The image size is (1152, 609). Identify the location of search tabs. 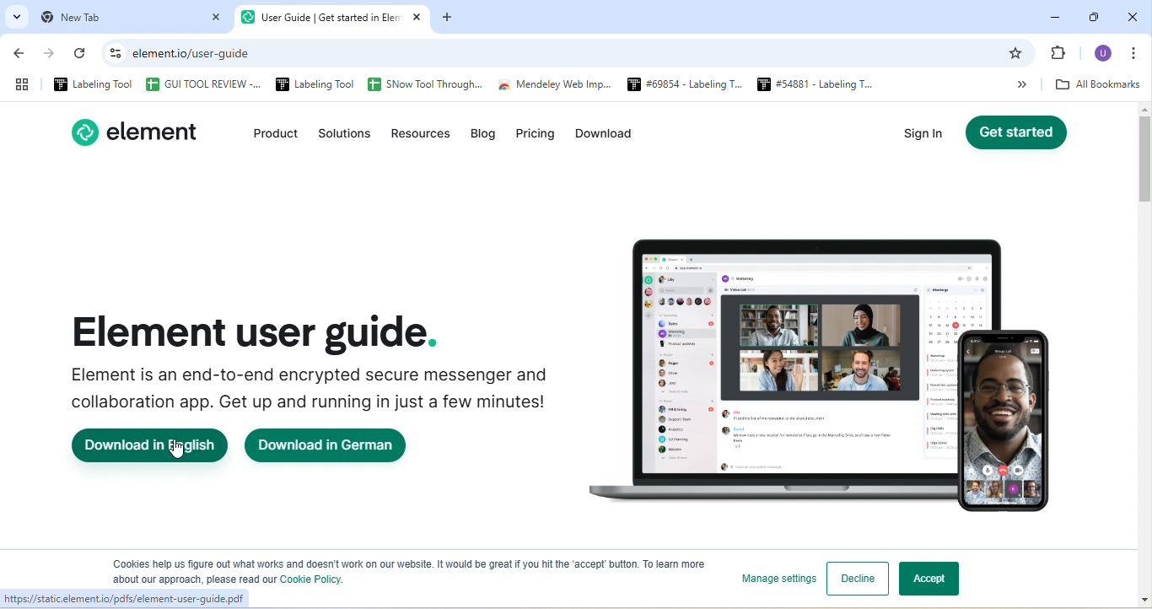
(17, 18).